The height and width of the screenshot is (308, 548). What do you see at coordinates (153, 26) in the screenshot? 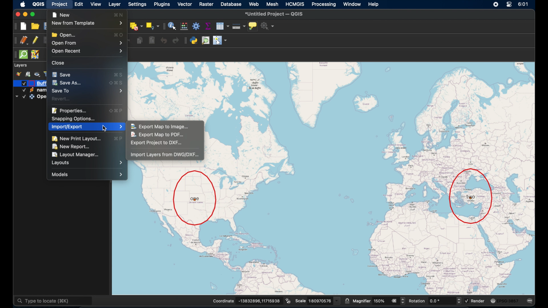
I see `select by location` at bounding box center [153, 26].